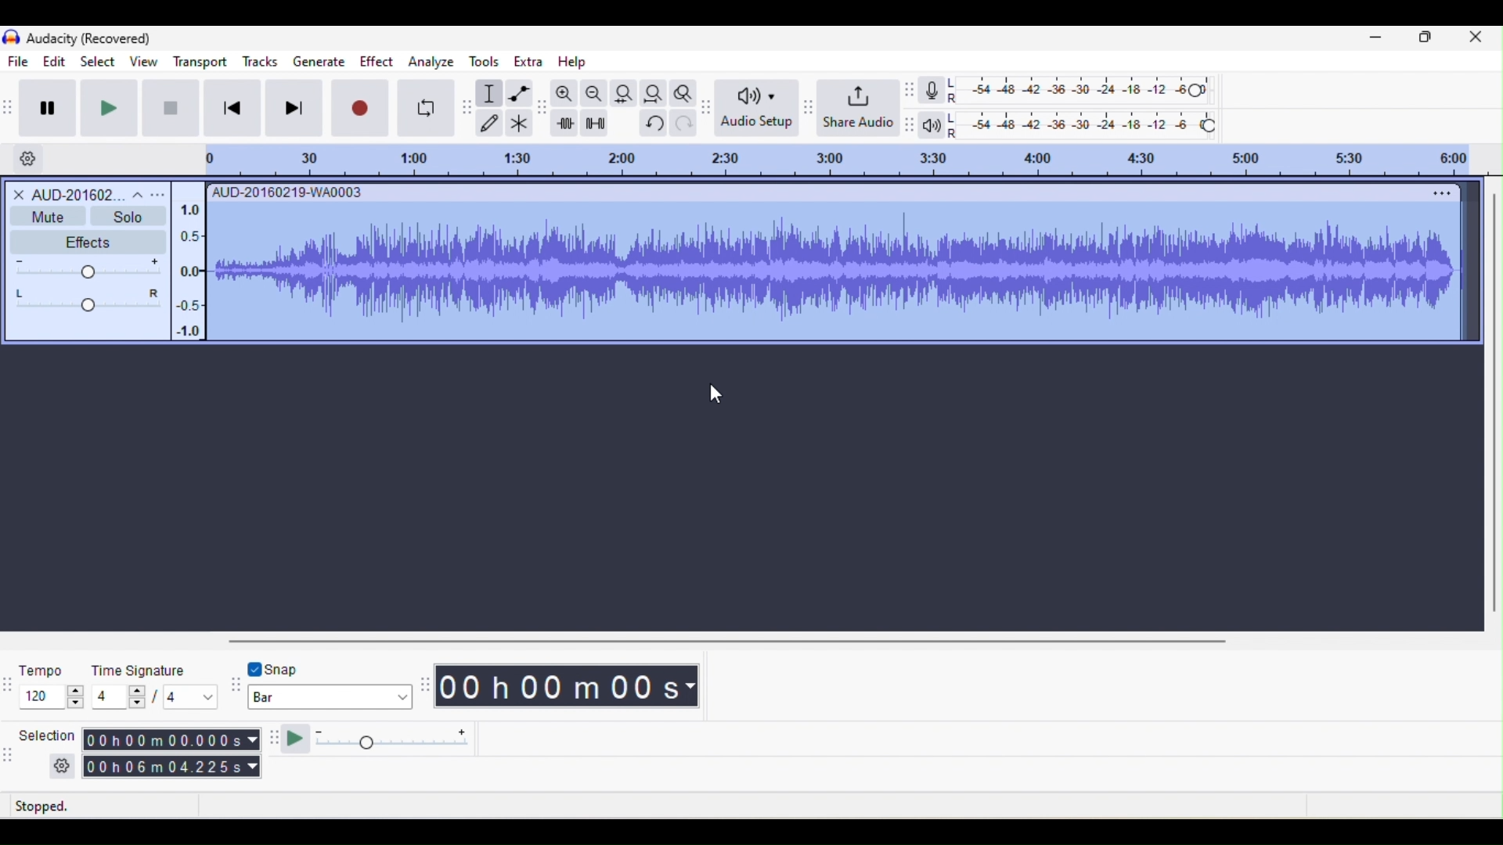 The height and width of the screenshot is (845, 1503). I want to click on pause, so click(52, 106).